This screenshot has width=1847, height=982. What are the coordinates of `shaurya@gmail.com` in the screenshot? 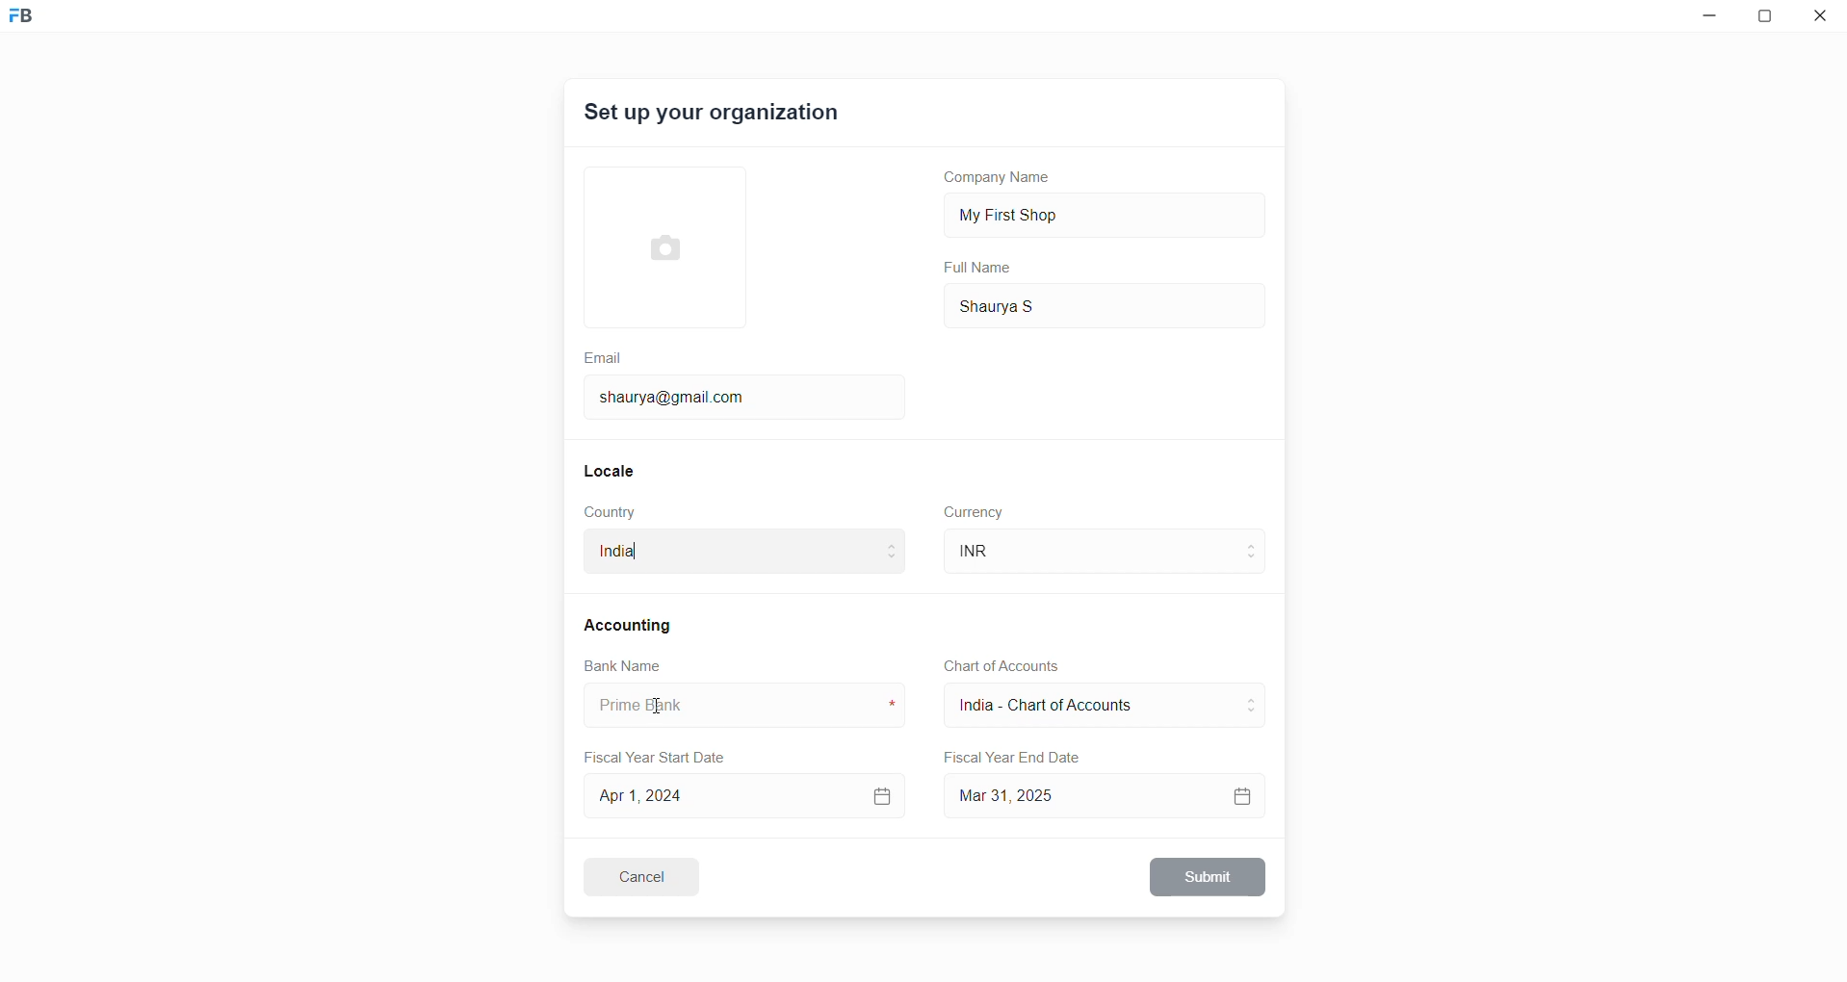 It's located at (679, 395).